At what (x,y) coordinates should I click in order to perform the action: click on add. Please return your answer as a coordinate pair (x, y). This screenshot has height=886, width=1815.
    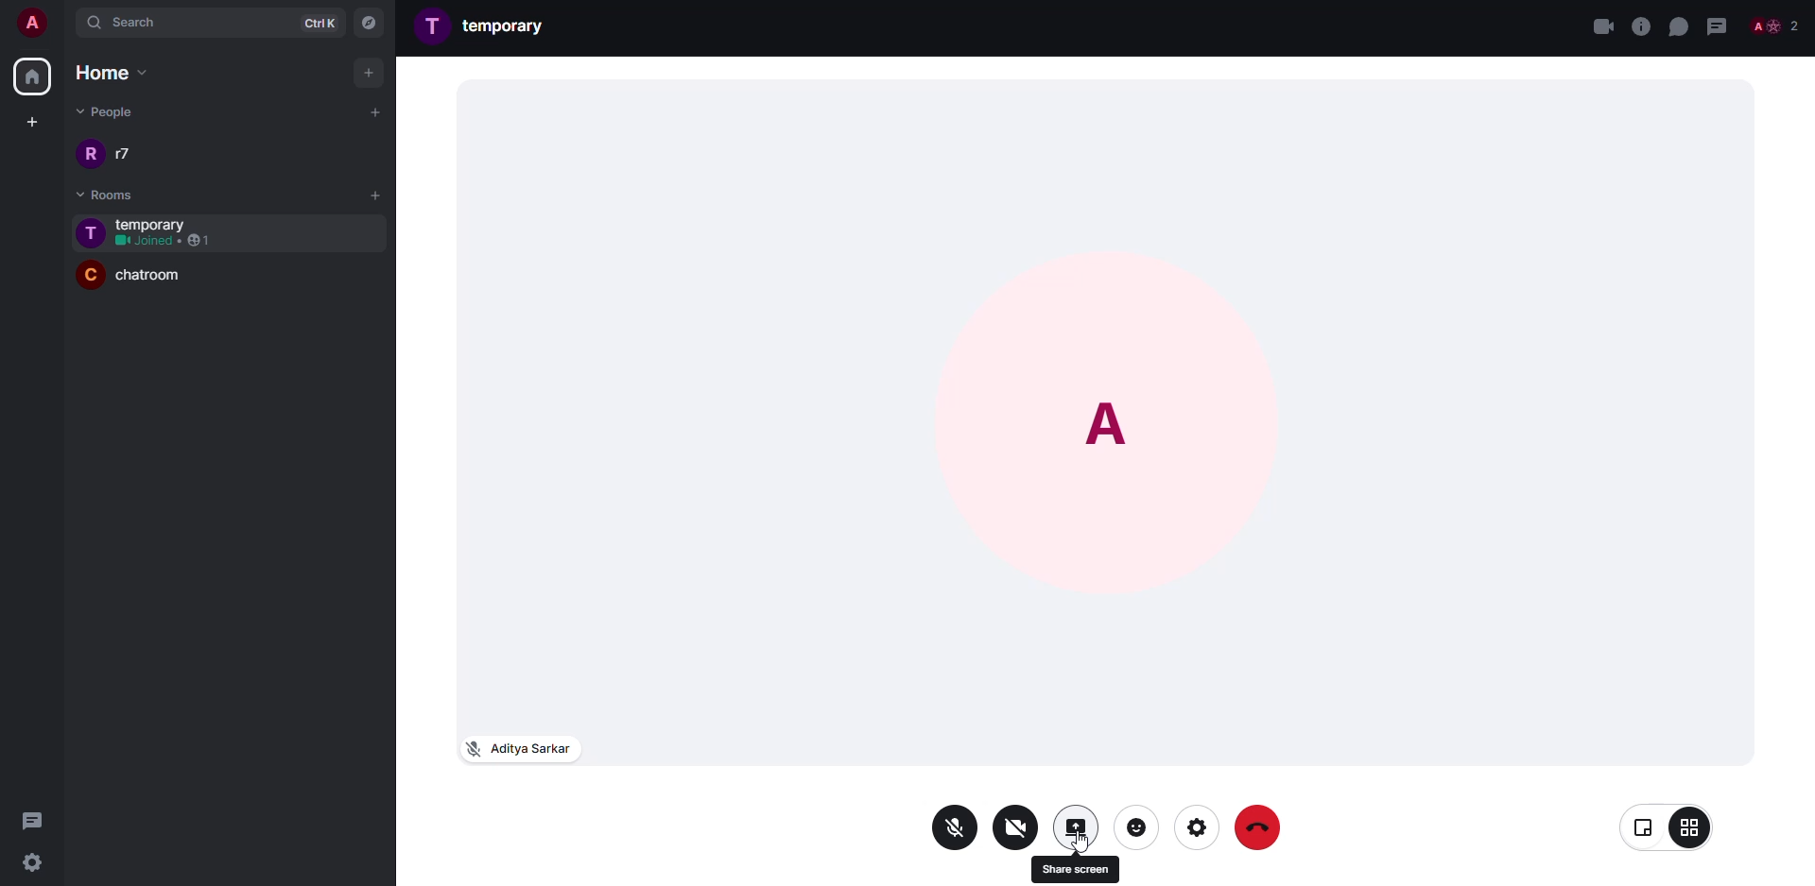
    Looking at the image, I should click on (372, 111).